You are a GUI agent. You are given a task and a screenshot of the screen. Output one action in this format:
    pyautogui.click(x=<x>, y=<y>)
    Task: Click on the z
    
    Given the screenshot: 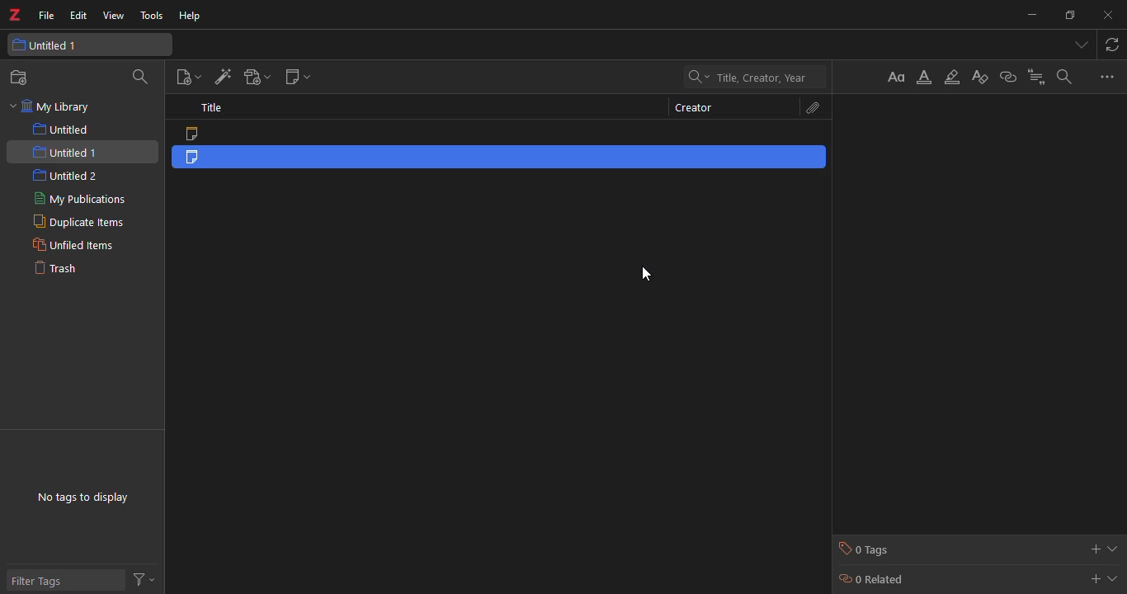 What is the action you would take?
    pyautogui.click(x=12, y=16)
    